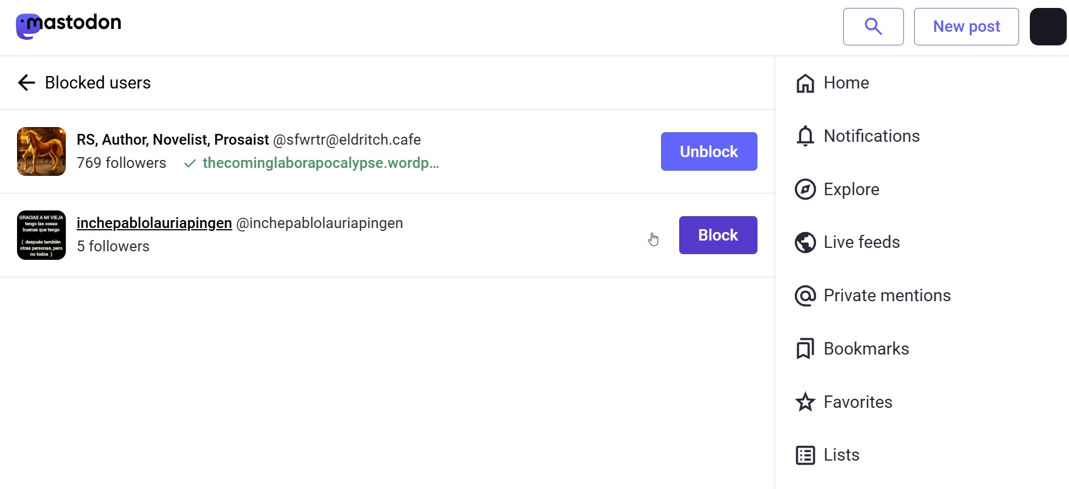 Image resolution: width=1069 pixels, height=489 pixels. What do you see at coordinates (70, 25) in the screenshot?
I see `mastodon` at bounding box center [70, 25].